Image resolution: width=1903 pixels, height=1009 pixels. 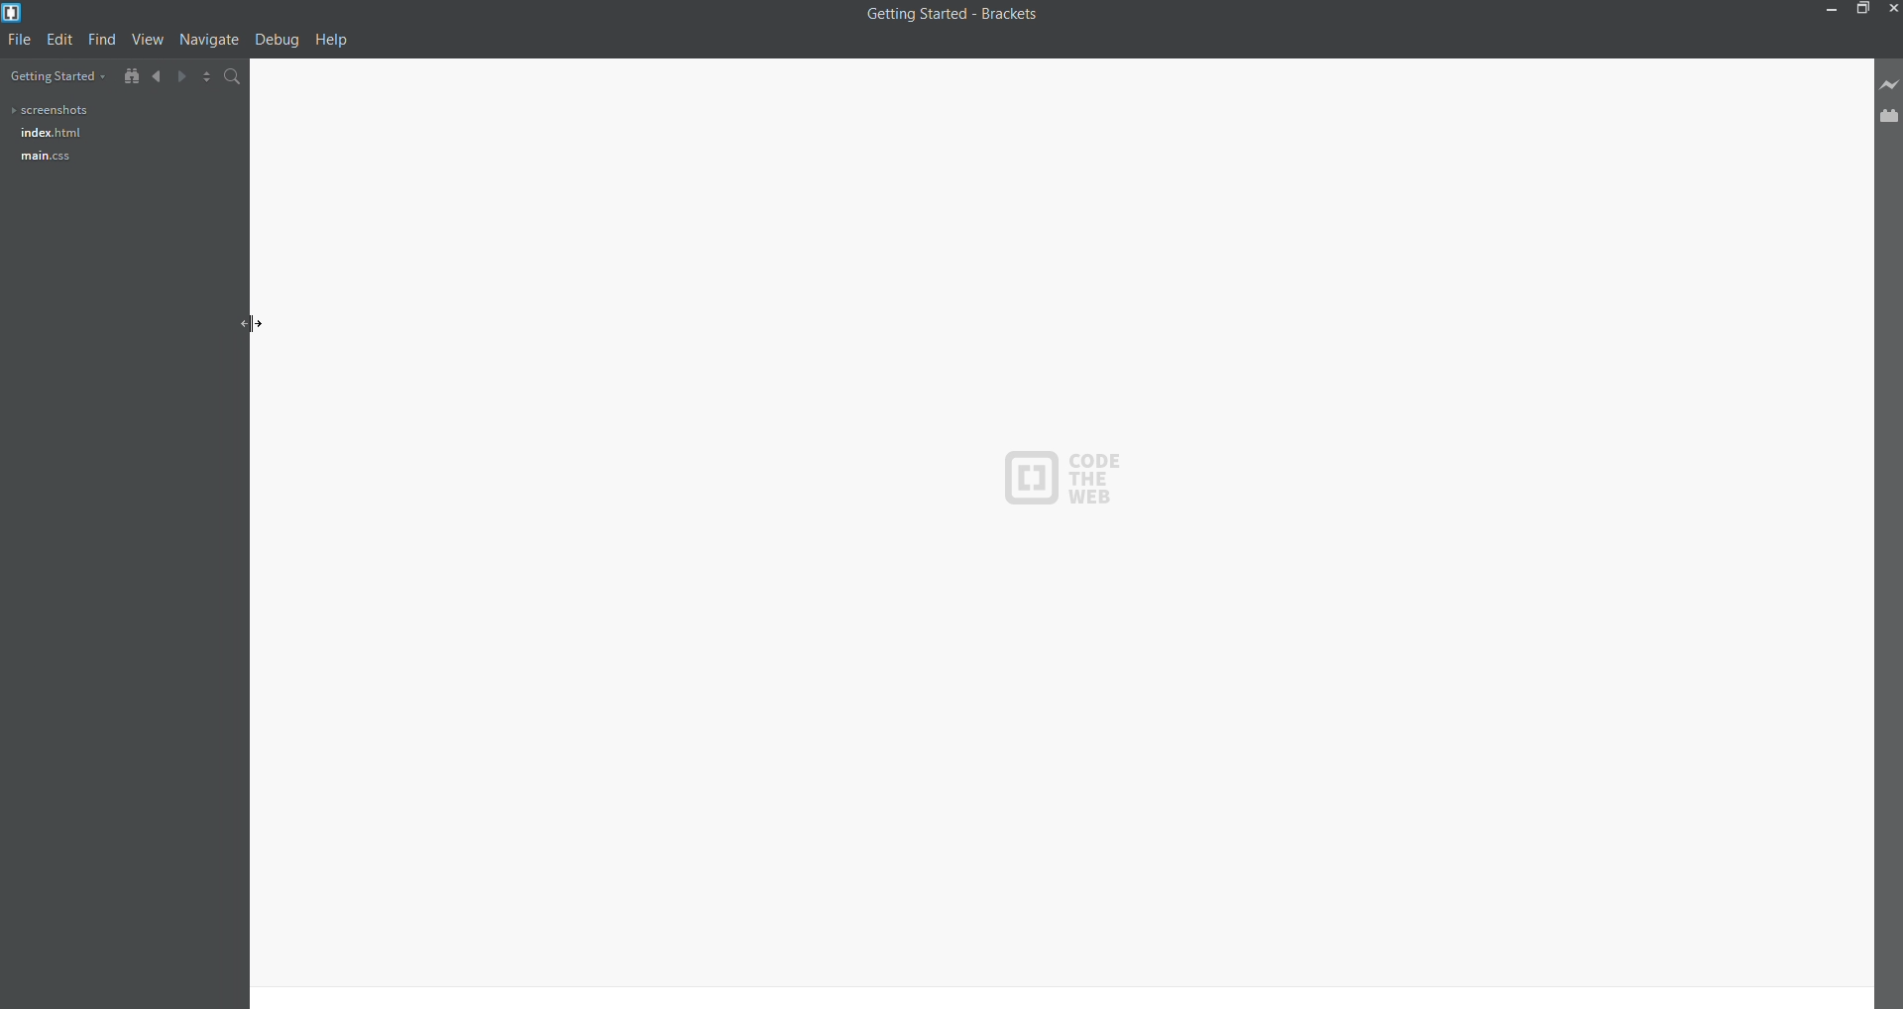 I want to click on getting started, so click(x=55, y=74).